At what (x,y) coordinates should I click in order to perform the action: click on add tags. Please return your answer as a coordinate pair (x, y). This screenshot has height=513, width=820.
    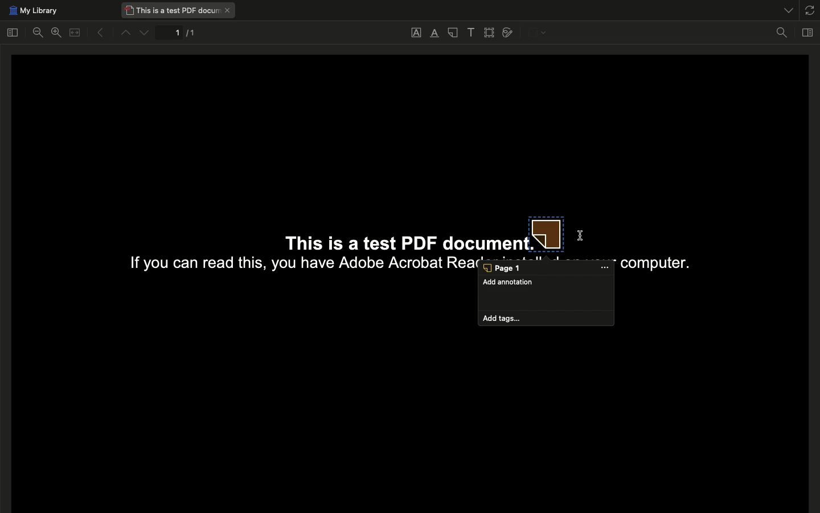
    Looking at the image, I should click on (540, 319).